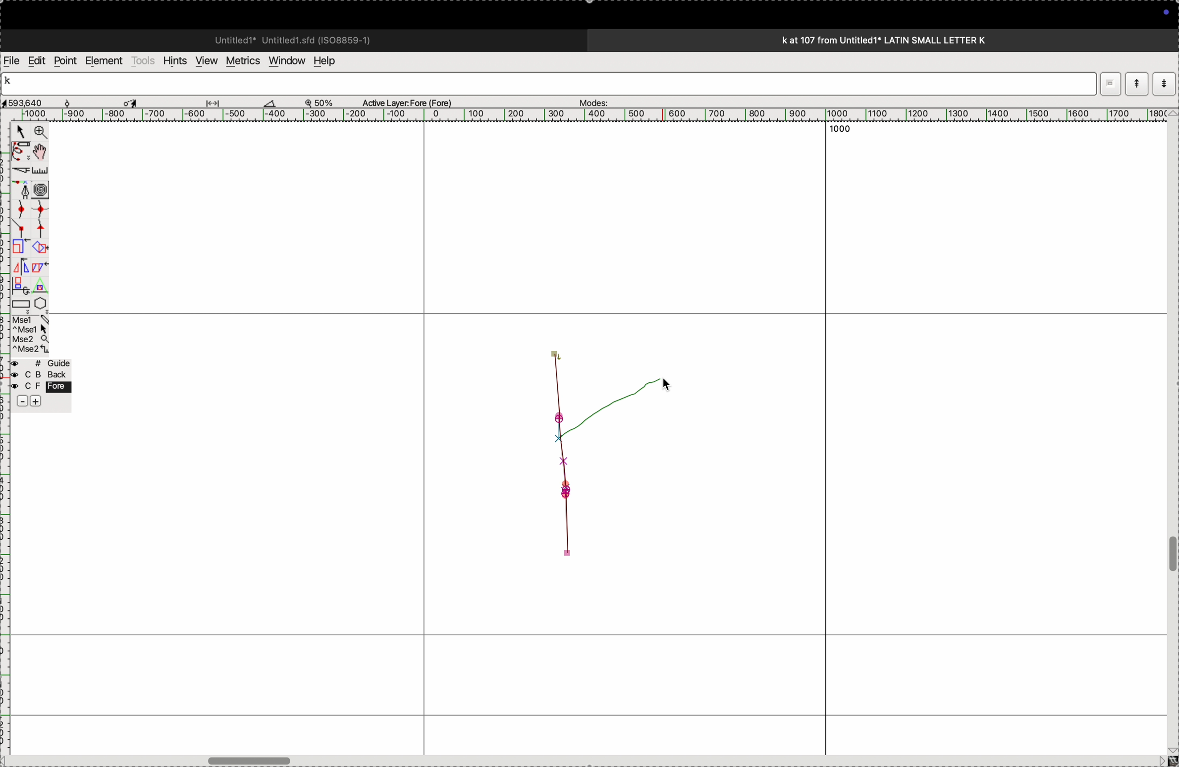 The width and height of the screenshot is (1179, 767). Describe the element at coordinates (42, 247) in the screenshot. I see `fill` at that location.